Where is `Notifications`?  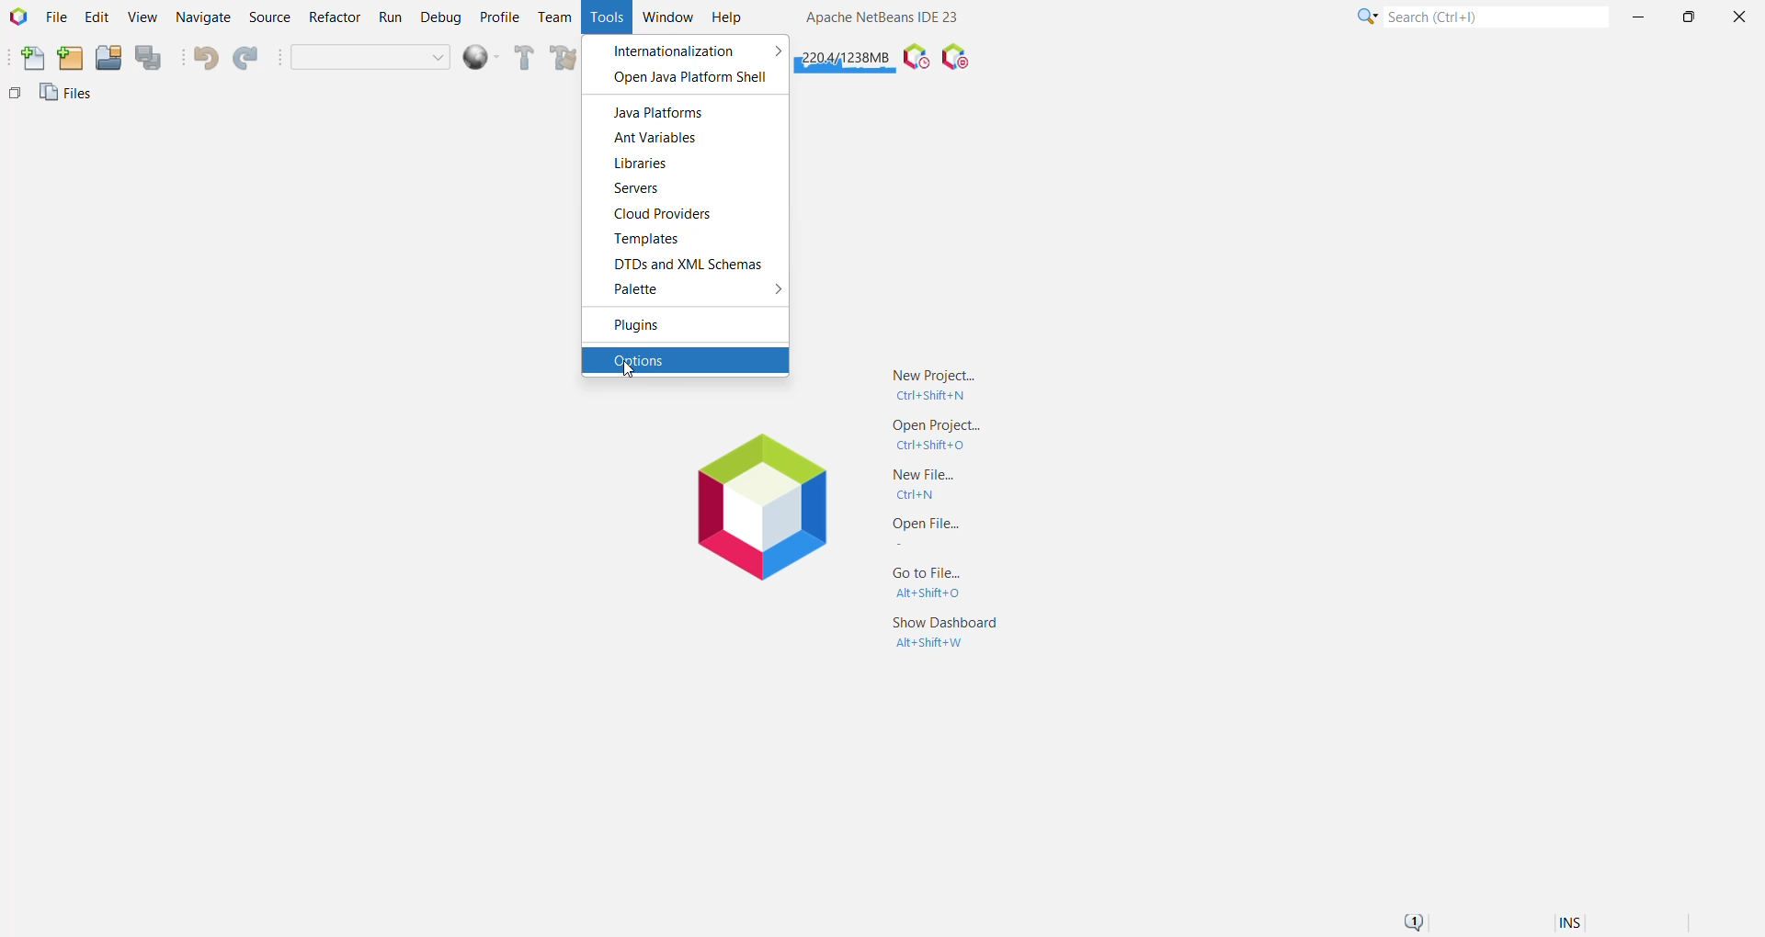 Notifications is located at coordinates (1412, 923).